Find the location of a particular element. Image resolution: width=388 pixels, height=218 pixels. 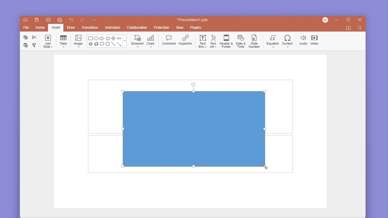

video is located at coordinates (316, 39).